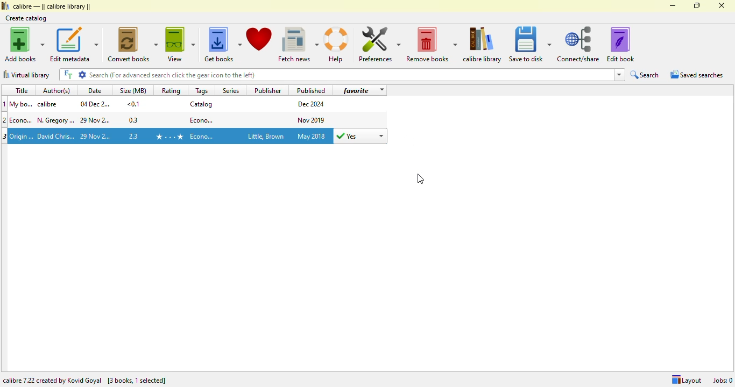 The image size is (735, 387). What do you see at coordinates (202, 90) in the screenshot?
I see `tags` at bounding box center [202, 90].